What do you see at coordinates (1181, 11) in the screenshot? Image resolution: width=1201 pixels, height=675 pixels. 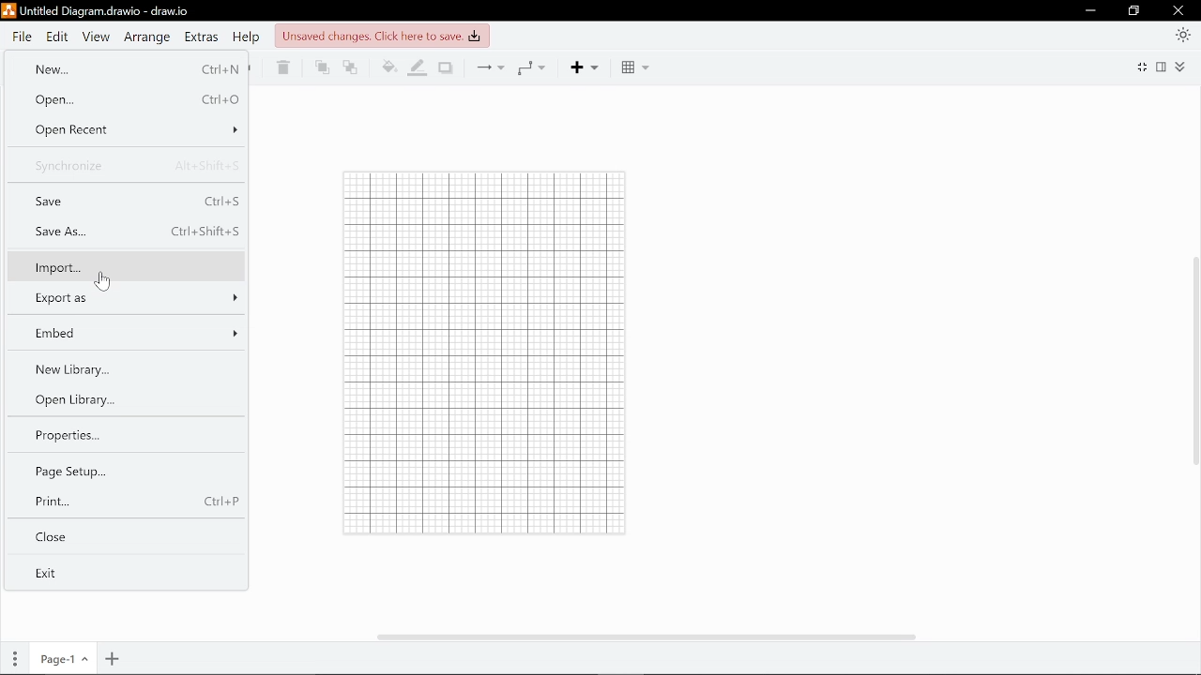 I see `Close` at bounding box center [1181, 11].